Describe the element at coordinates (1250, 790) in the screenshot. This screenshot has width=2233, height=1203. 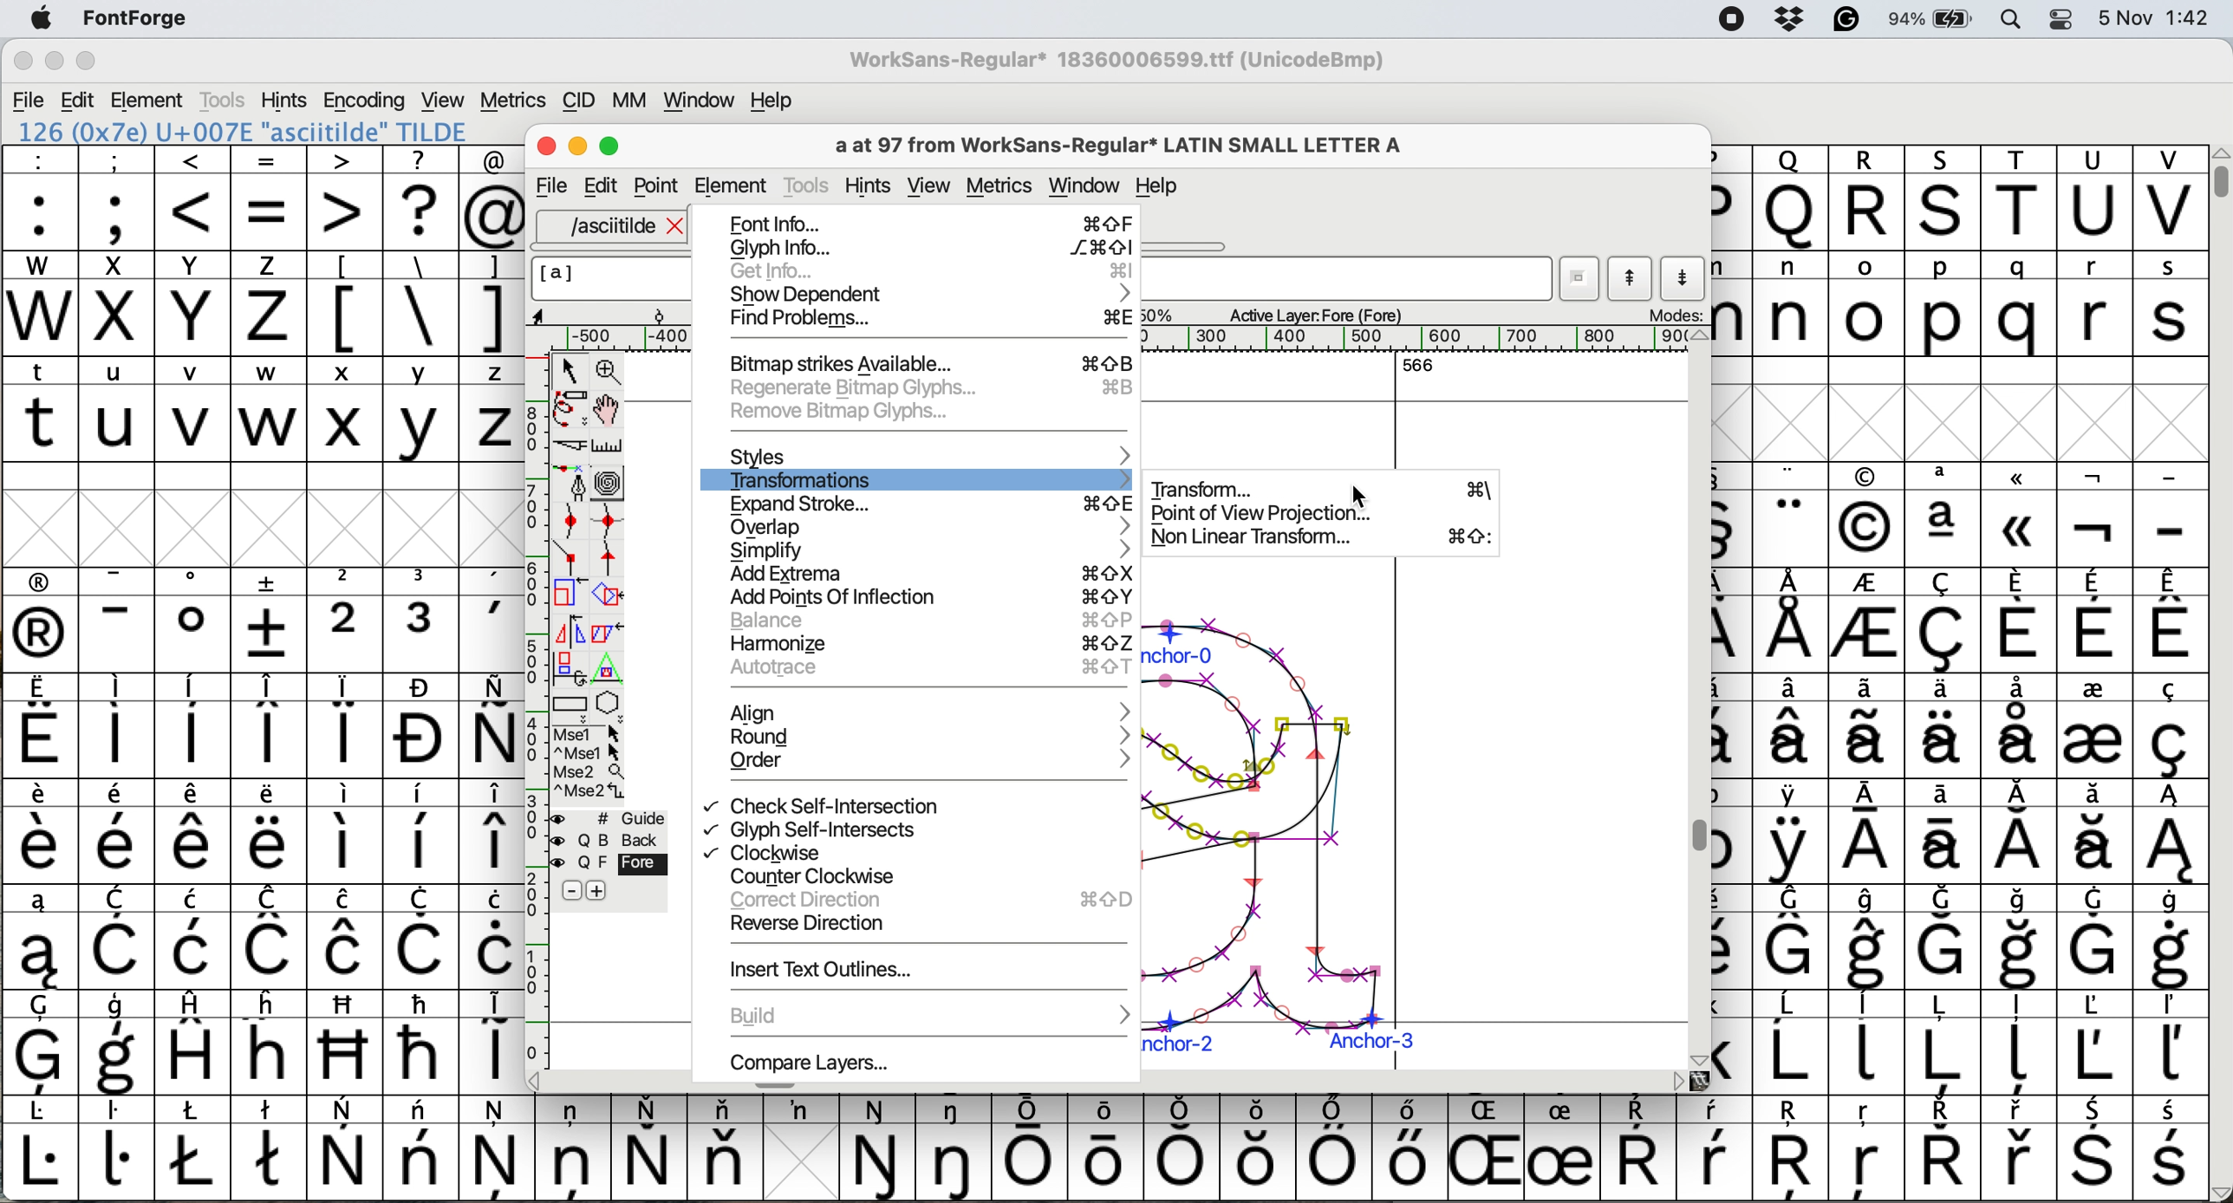
I see `glyph copied and pasted` at that location.